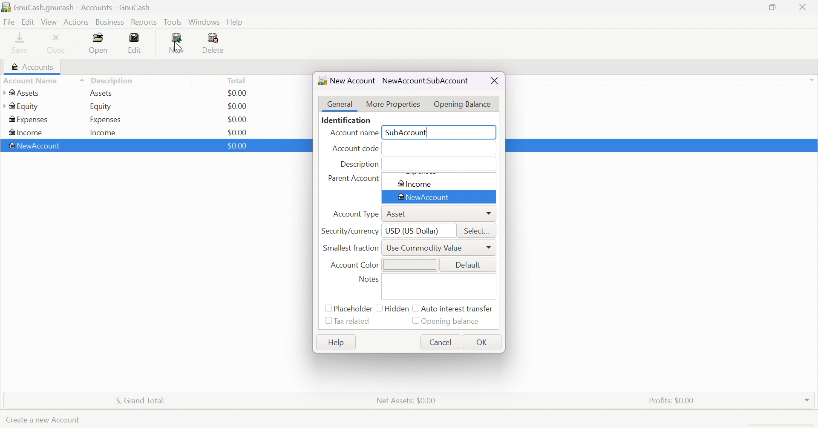 The height and width of the screenshot is (428, 818). What do you see at coordinates (57, 45) in the screenshot?
I see `Close` at bounding box center [57, 45].